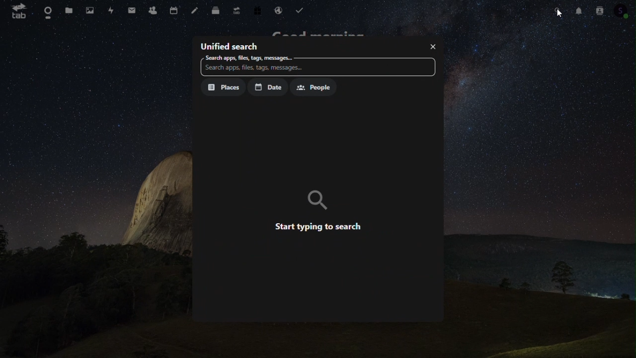  What do you see at coordinates (90, 9) in the screenshot?
I see `Photos` at bounding box center [90, 9].